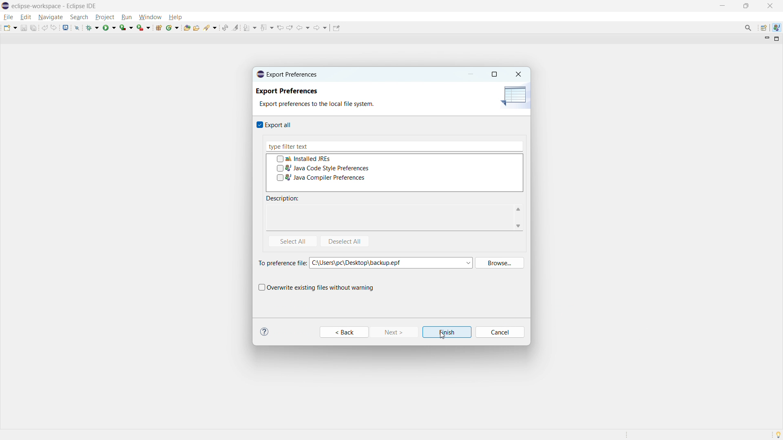 This screenshot has height=440, width=783. I want to click on cursor, so click(442, 336).